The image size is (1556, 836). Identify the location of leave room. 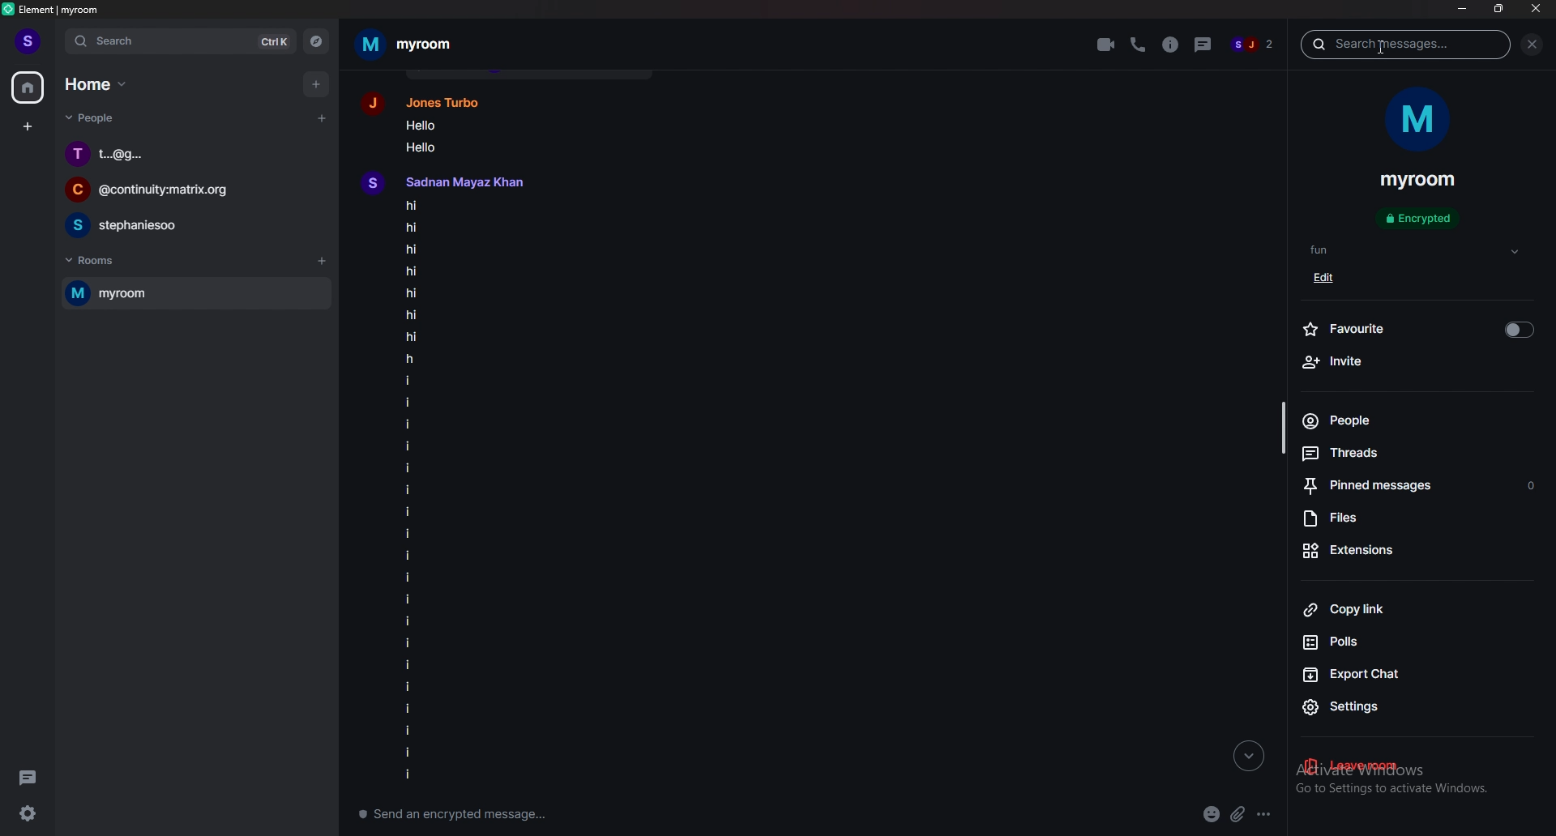
(1387, 768).